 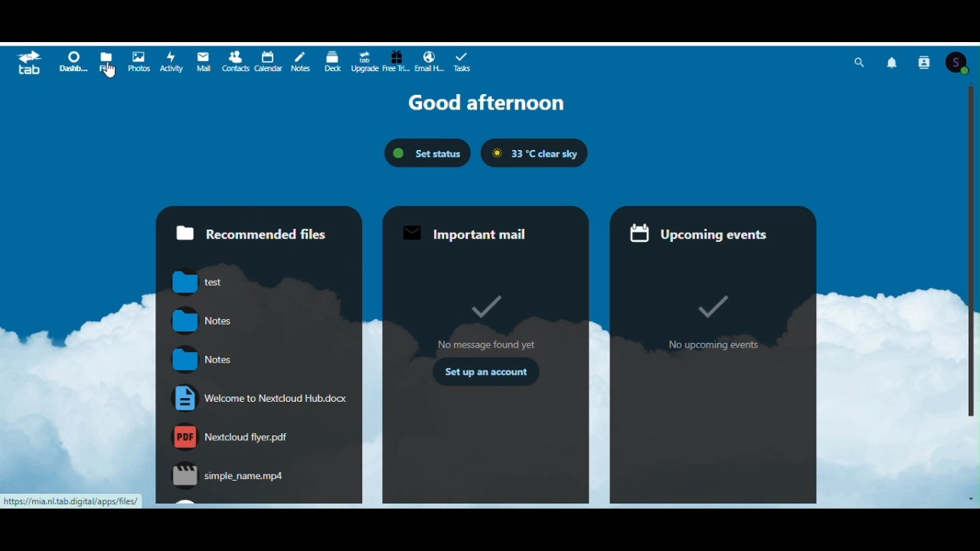 I want to click on test, so click(x=200, y=282).